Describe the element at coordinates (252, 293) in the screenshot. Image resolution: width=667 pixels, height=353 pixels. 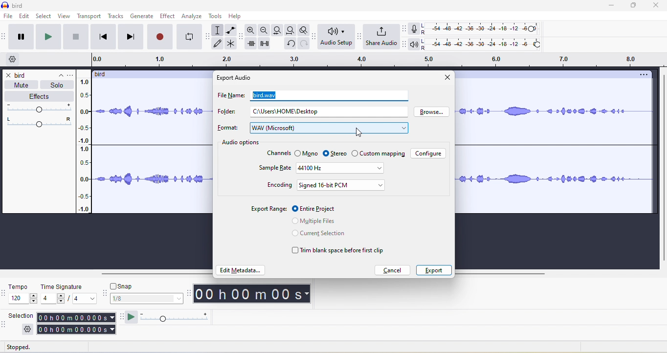
I see `timer` at that location.